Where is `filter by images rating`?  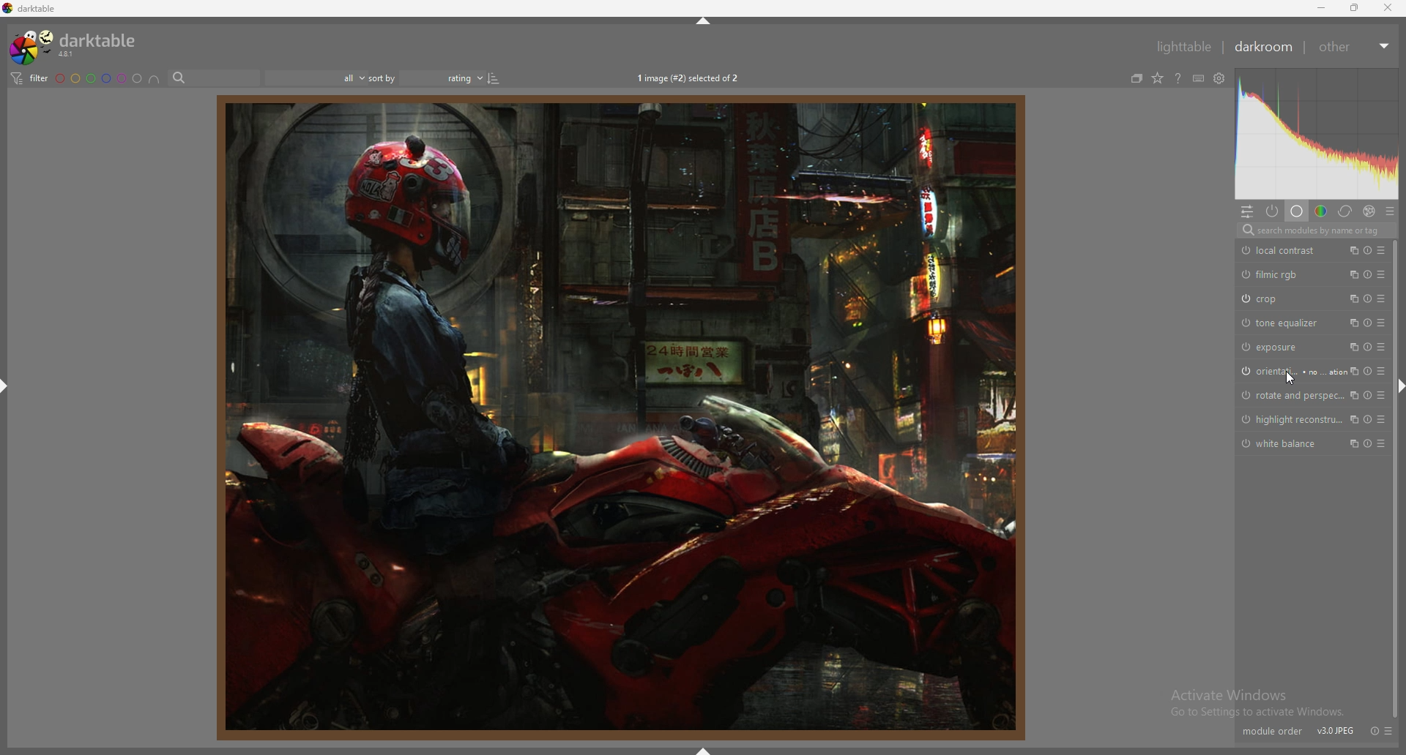 filter by images rating is located at coordinates (317, 78).